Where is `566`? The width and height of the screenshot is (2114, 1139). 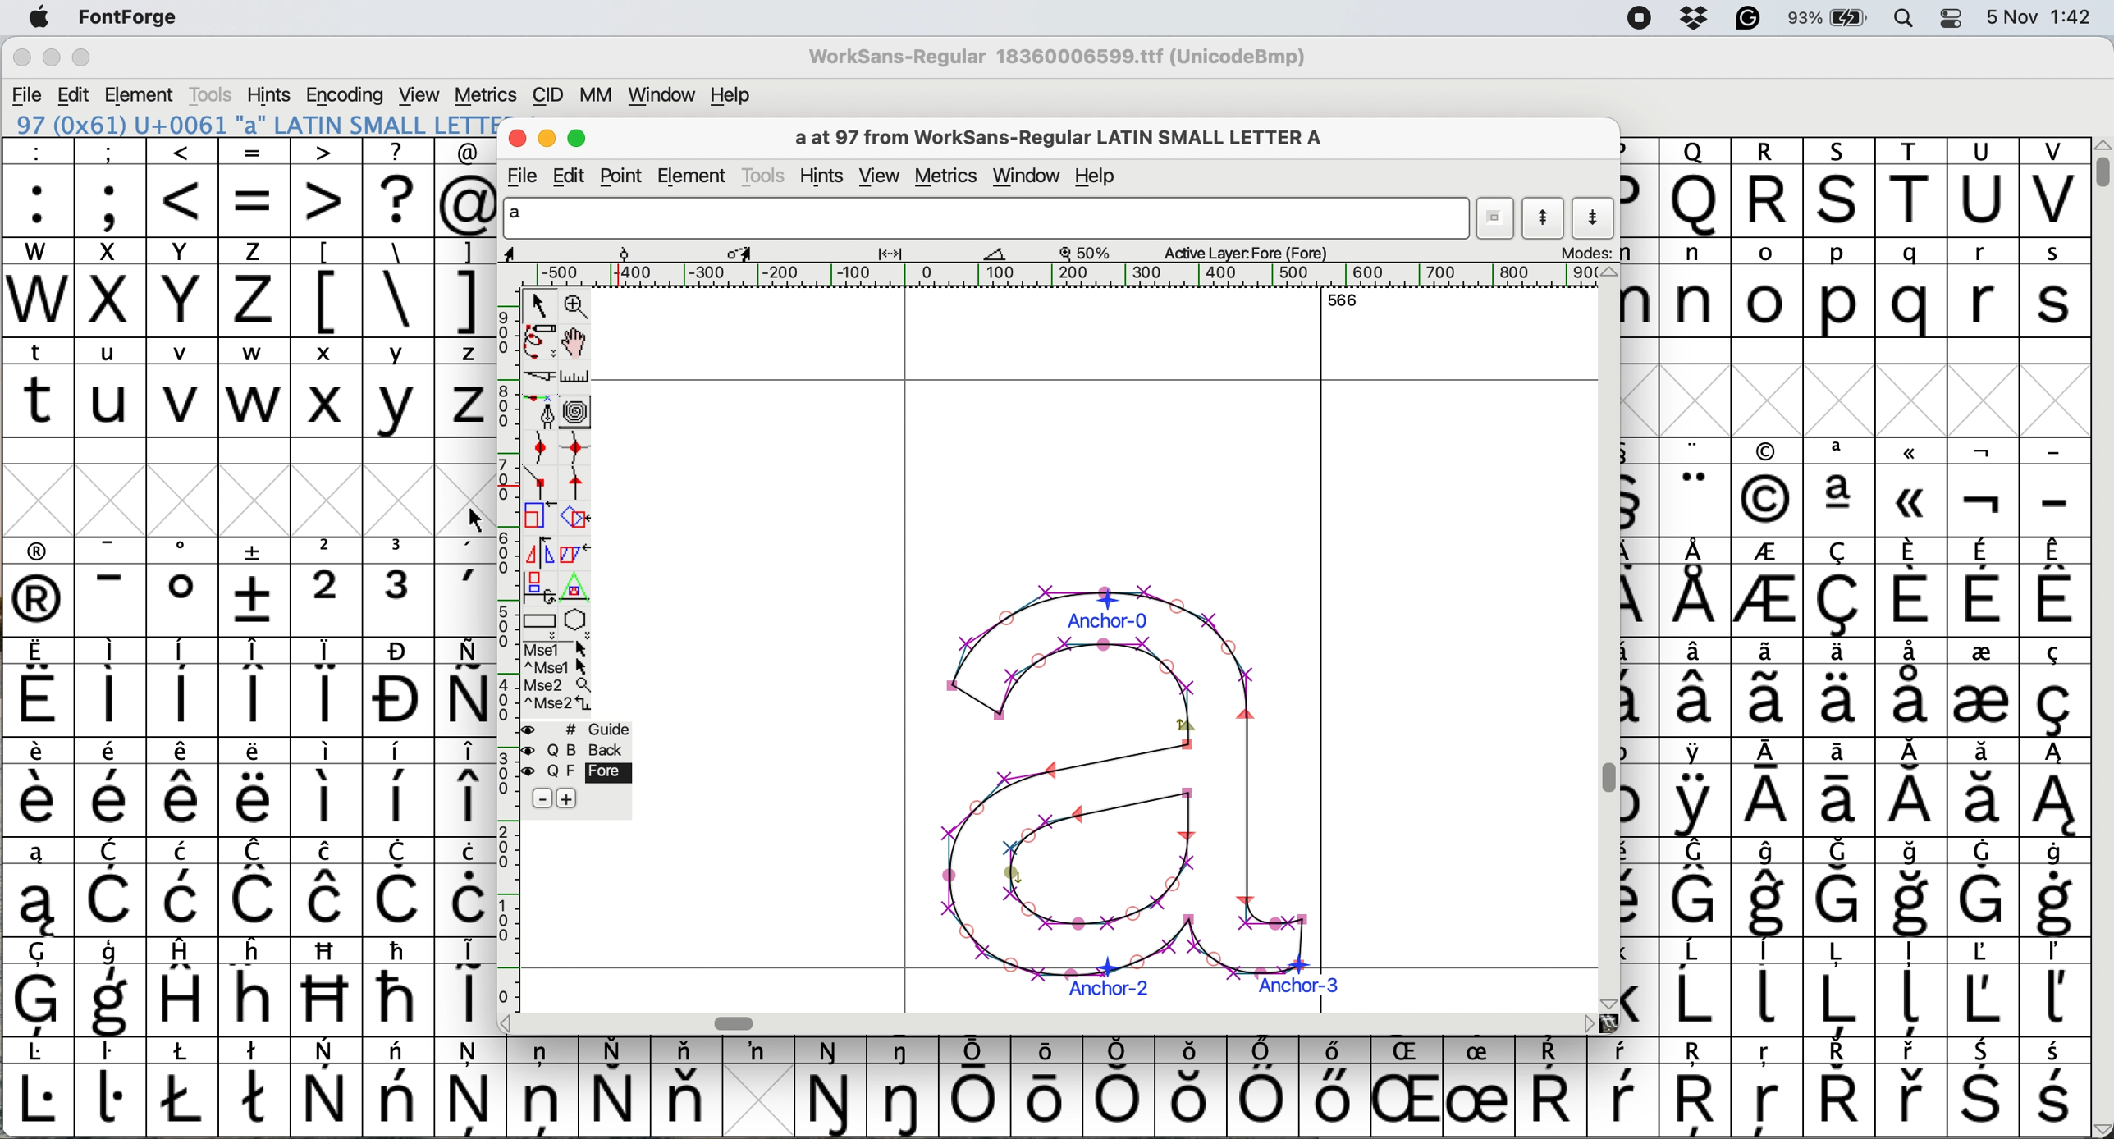 566 is located at coordinates (1344, 300).